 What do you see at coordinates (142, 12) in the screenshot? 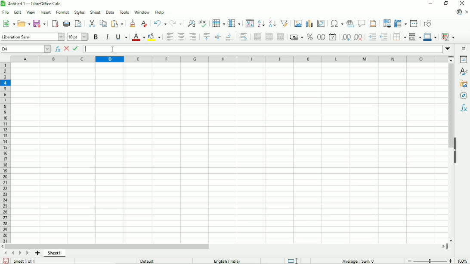
I see `Window` at bounding box center [142, 12].